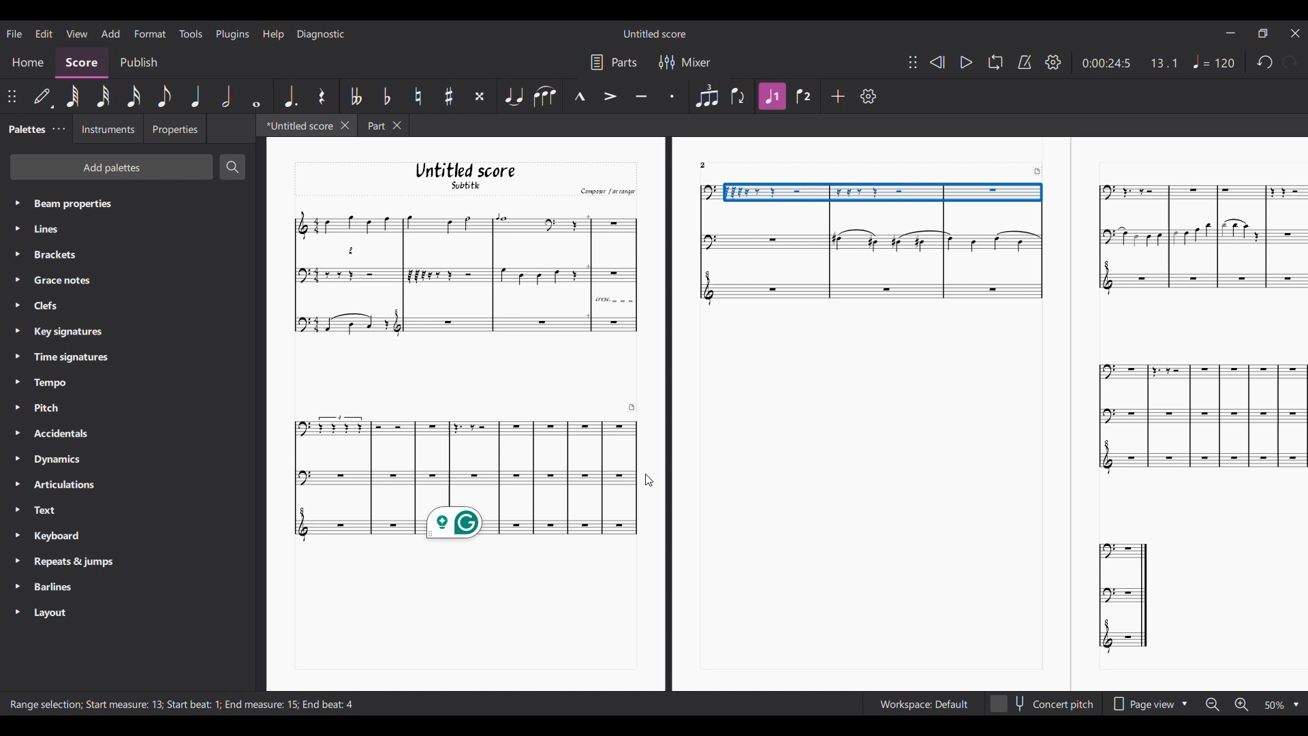  What do you see at coordinates (60, 330) in the screenshot?
I see `> Keysignatures` at bounding box center [60, 330].